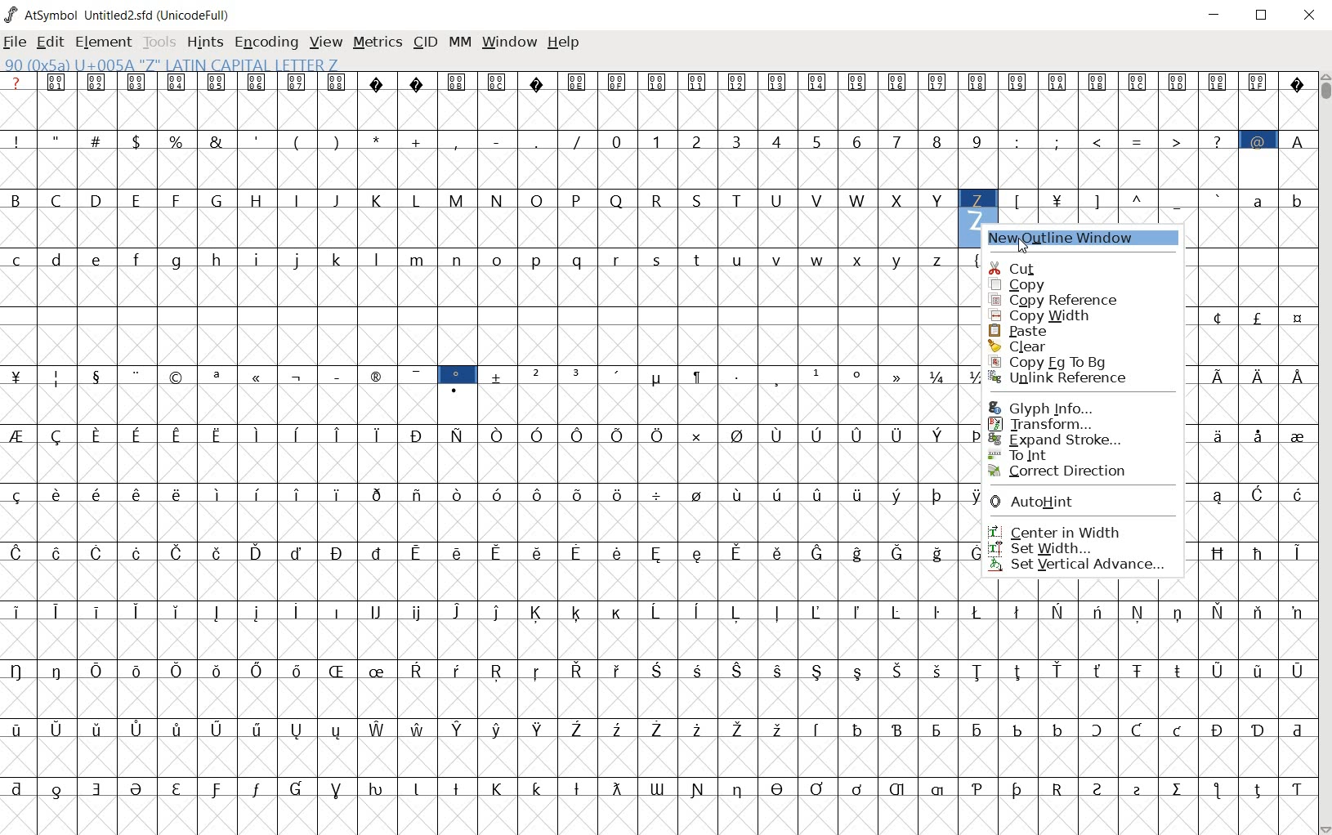  What do you see at coordinates (379, 43) in the screenshot?
I see `metrics` at bounding box center [379, 43].